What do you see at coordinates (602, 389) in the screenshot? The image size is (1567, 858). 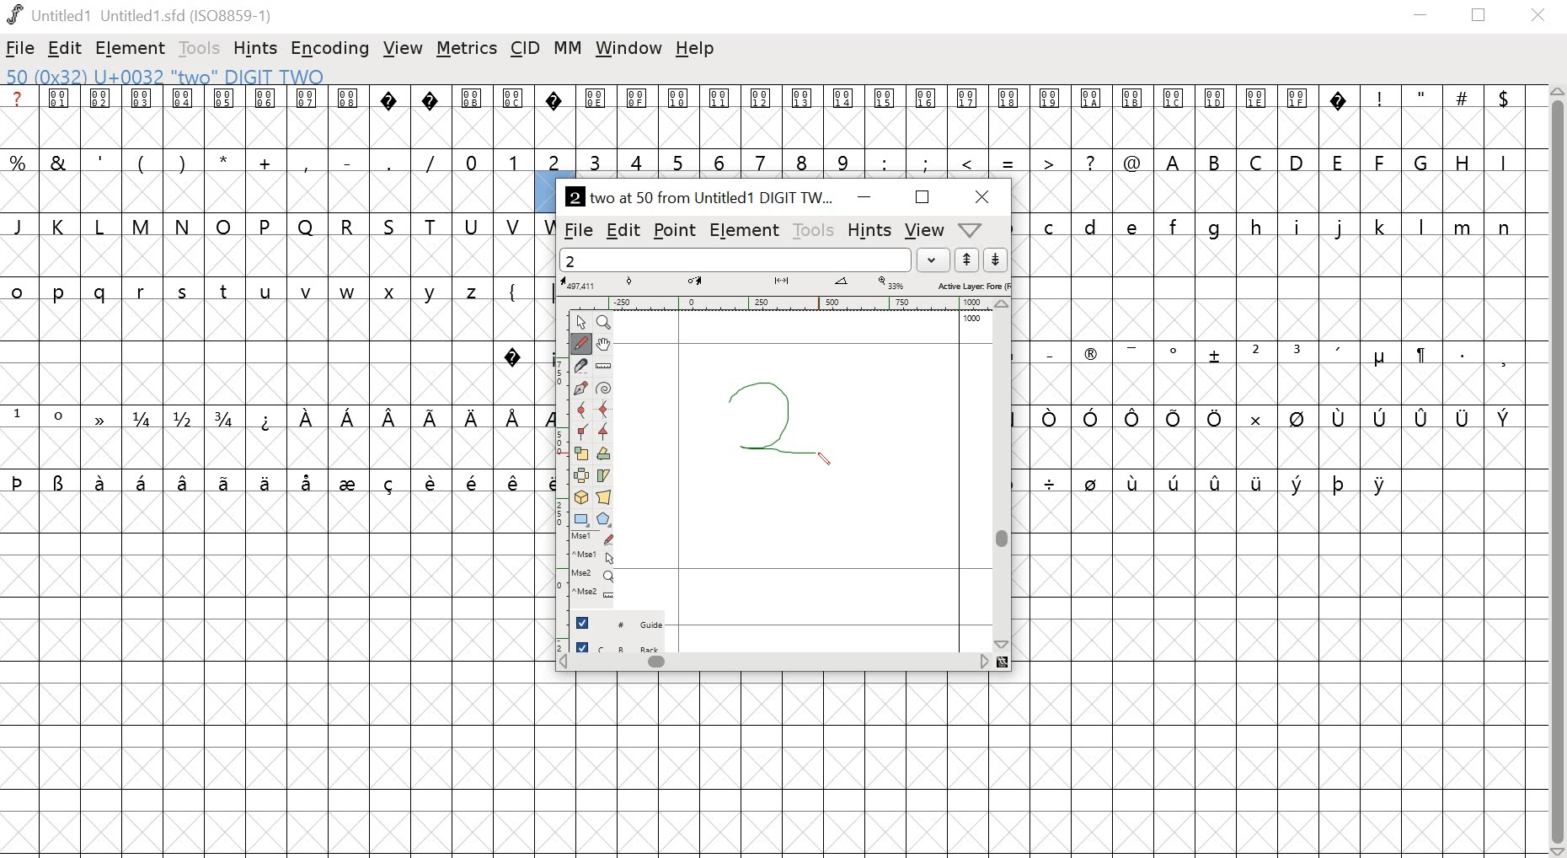 I see `spiro` at bounding box center [602, 389].